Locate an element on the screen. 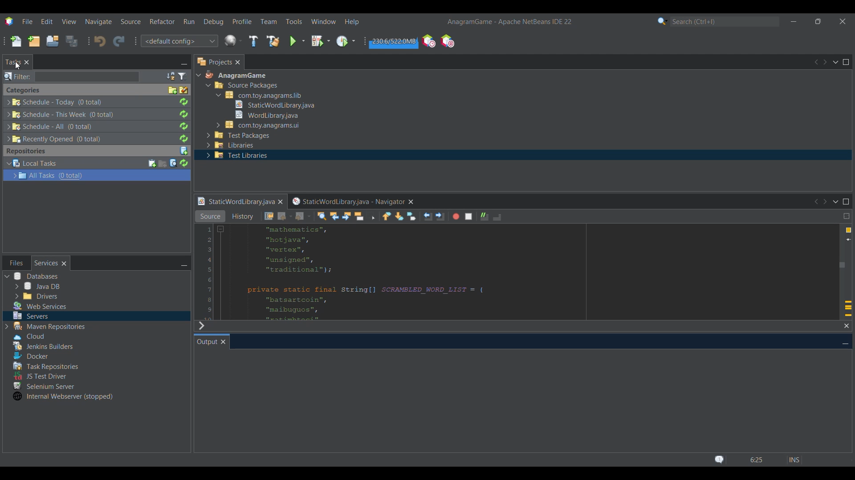 This screenshot has width=855, height=480. Maximize window is located at coordinates (846, 62).